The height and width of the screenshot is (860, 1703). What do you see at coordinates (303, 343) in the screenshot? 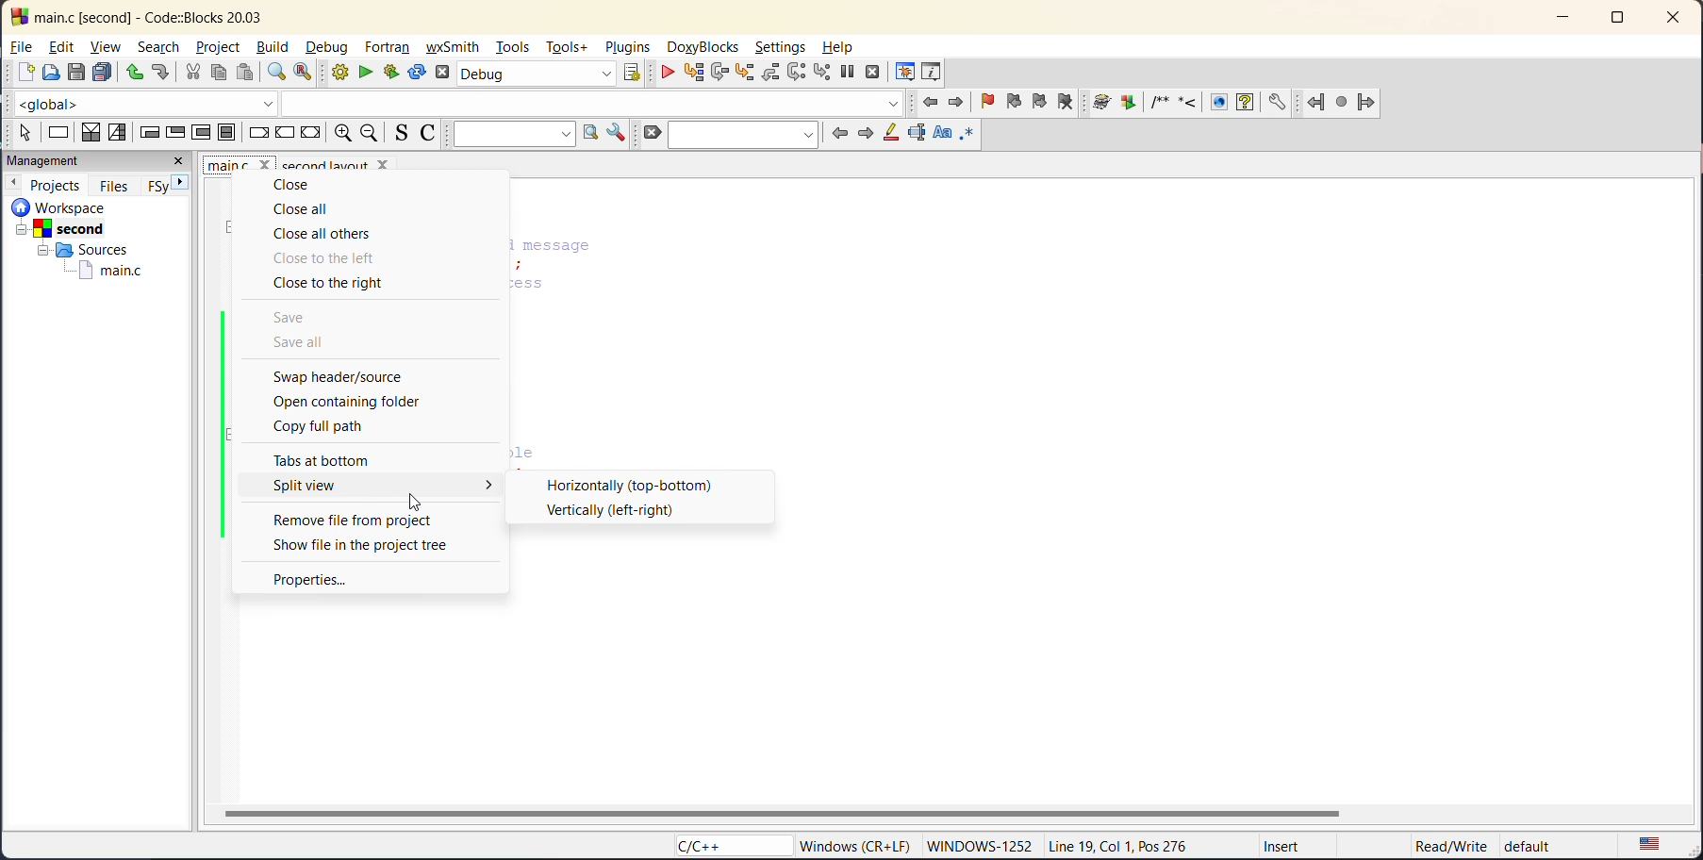
I see `save all` at bounding box center [303, 343].